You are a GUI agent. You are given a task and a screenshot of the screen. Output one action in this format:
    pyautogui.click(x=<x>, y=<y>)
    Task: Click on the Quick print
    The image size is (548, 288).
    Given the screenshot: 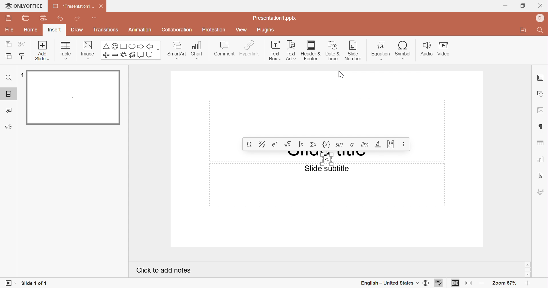 What is the action you would take?
    pyautogui.click(x=44, y=18)
    